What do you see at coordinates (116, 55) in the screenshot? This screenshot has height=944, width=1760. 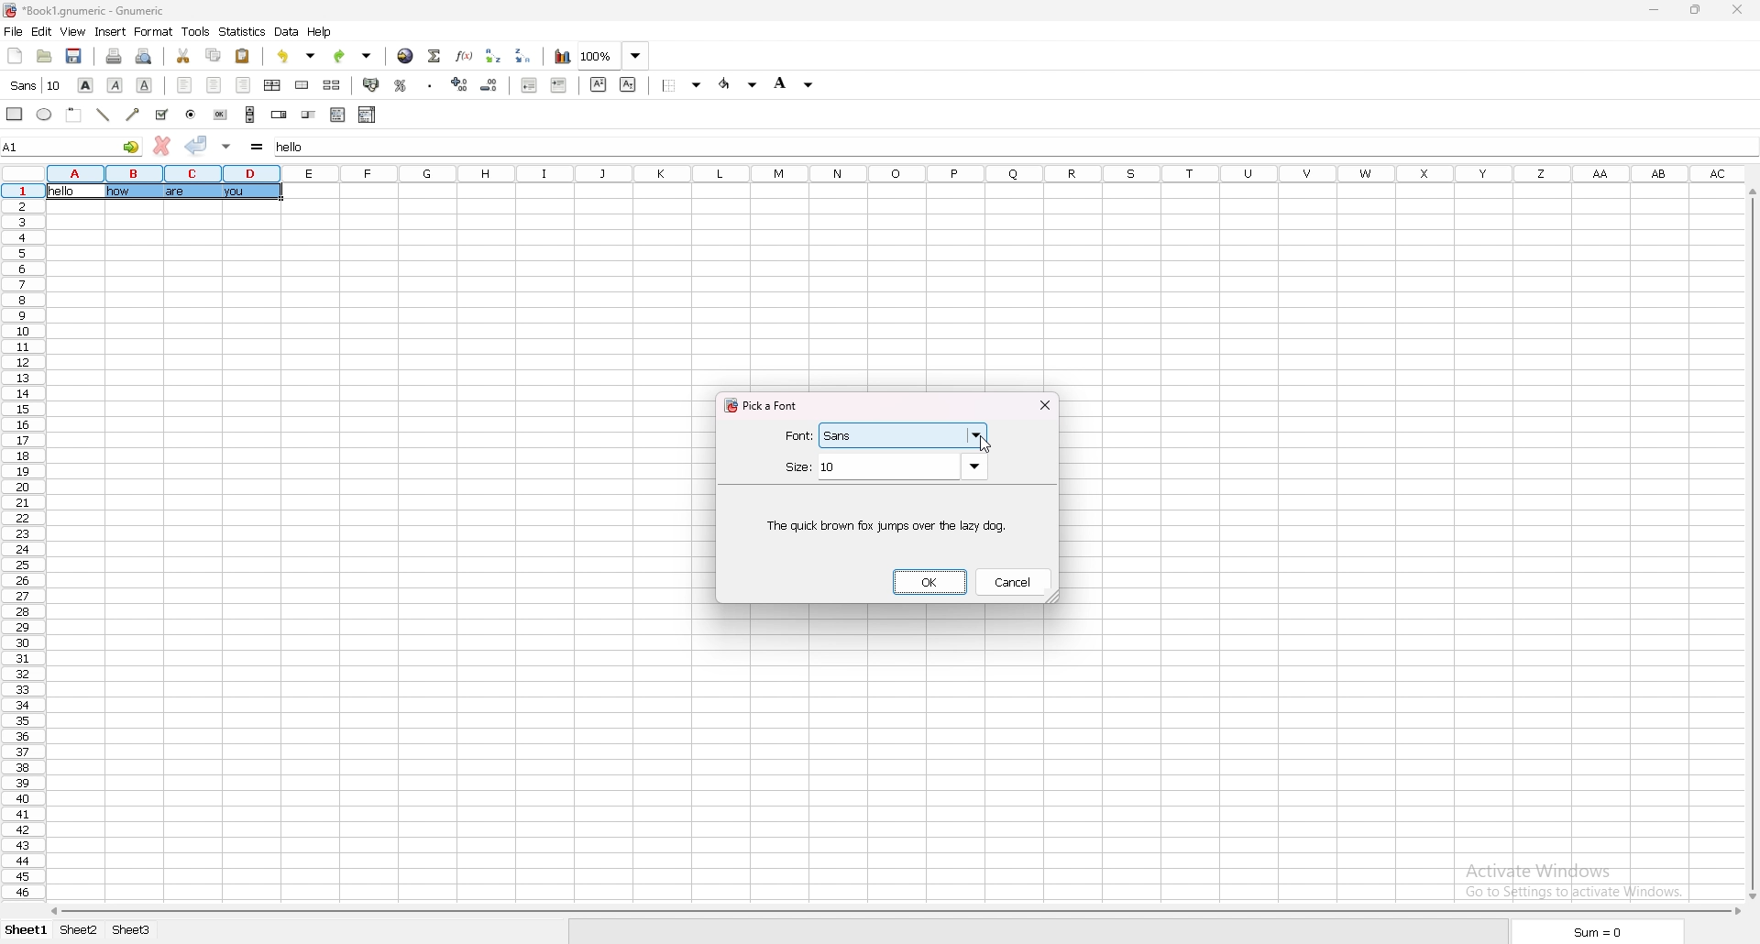 I see `print` at bounding box center [116, 55].